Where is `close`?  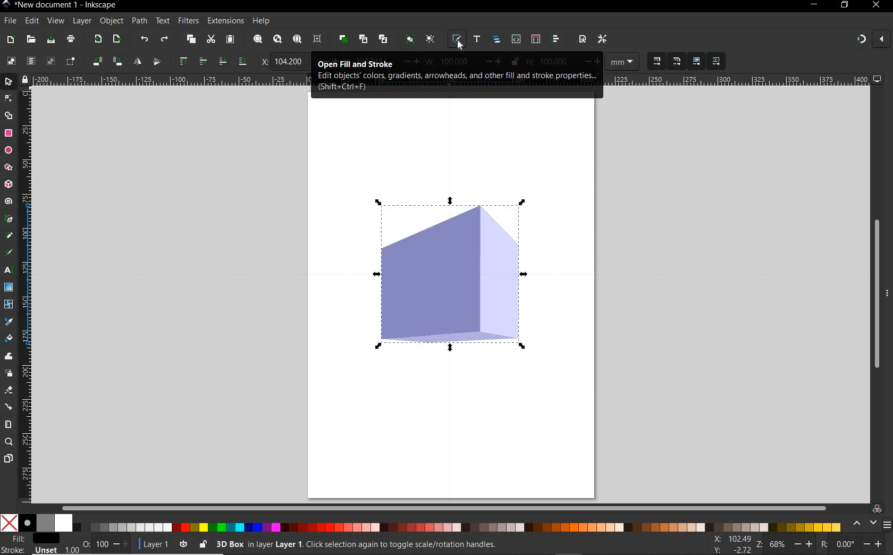 close is located at coordinates (883, 40).